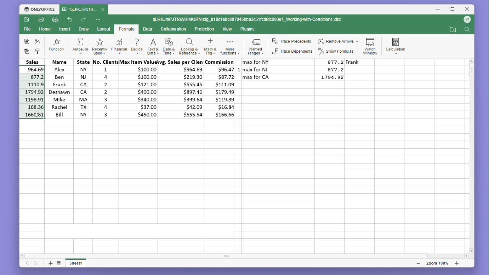 This screenshot has height=275, width=489. I want to click on Empty cells, so click(240, 184).